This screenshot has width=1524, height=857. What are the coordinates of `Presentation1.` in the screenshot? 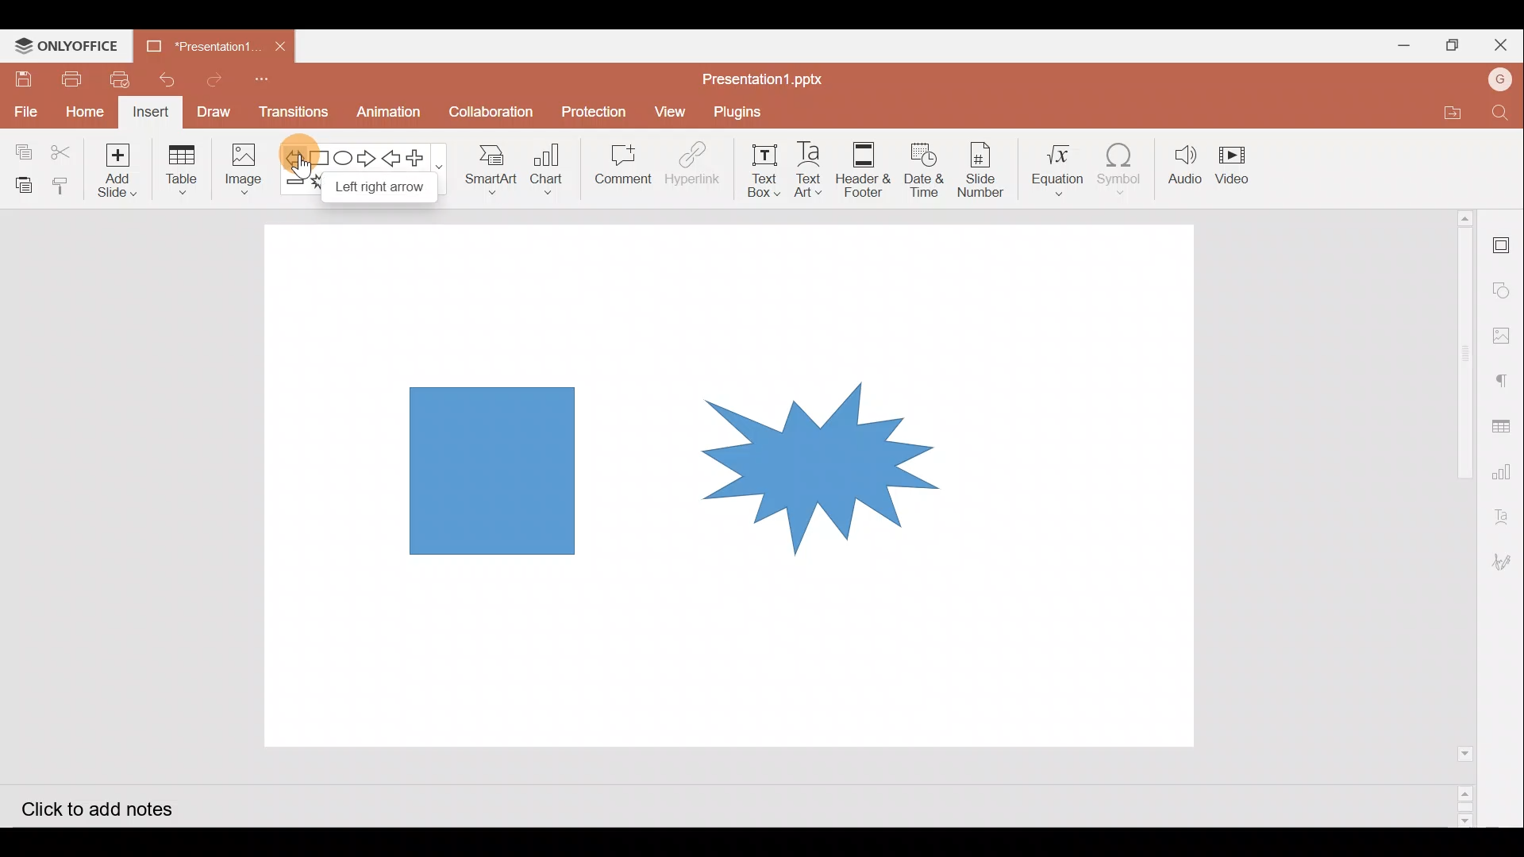 It's located at (200, 44).